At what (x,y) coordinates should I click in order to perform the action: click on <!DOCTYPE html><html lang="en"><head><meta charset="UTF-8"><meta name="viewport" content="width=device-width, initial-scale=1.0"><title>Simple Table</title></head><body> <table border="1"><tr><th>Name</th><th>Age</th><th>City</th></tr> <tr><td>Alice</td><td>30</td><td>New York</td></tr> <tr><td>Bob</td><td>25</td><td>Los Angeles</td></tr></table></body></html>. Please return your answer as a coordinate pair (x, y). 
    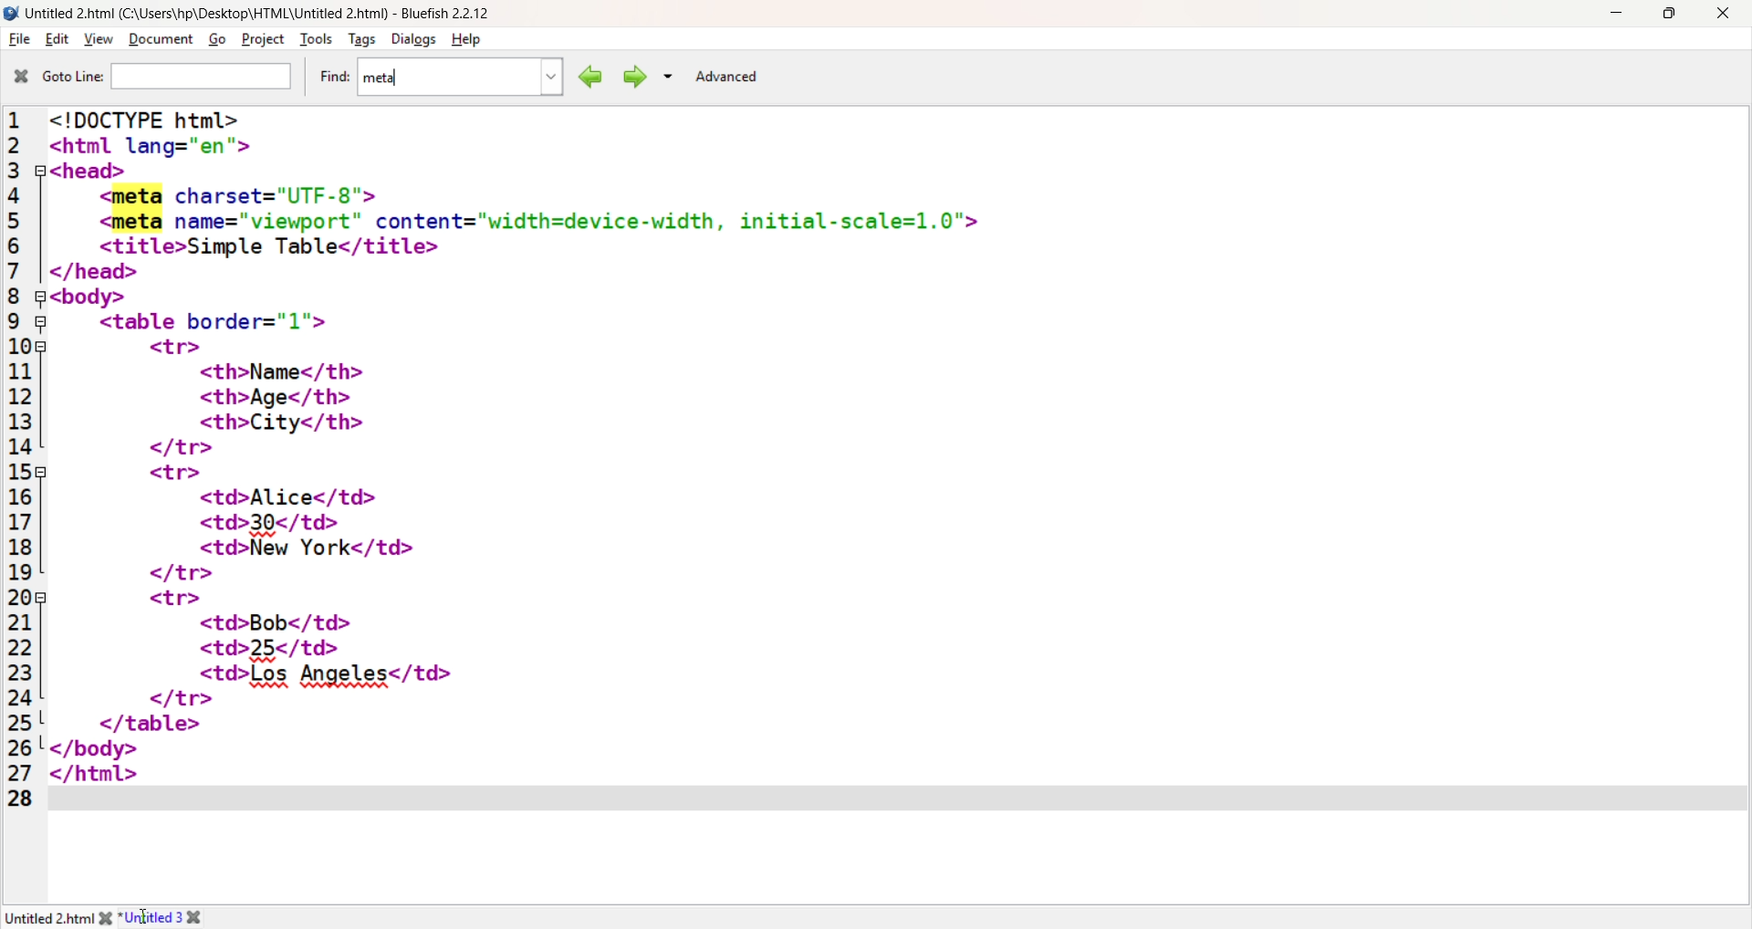
    Looking at the image, I should click on (892, 523).